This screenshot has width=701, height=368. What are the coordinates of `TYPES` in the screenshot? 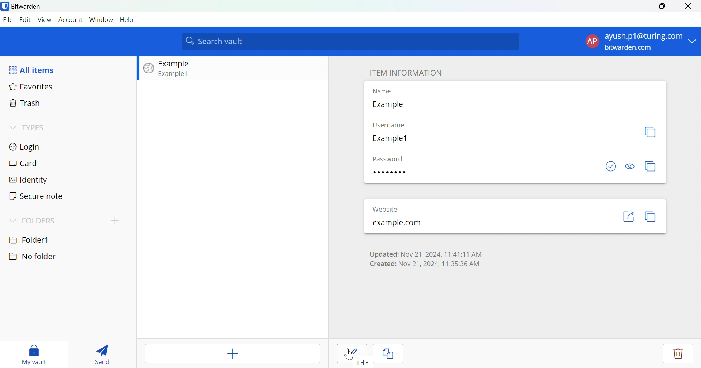 It's located at (34, 128).